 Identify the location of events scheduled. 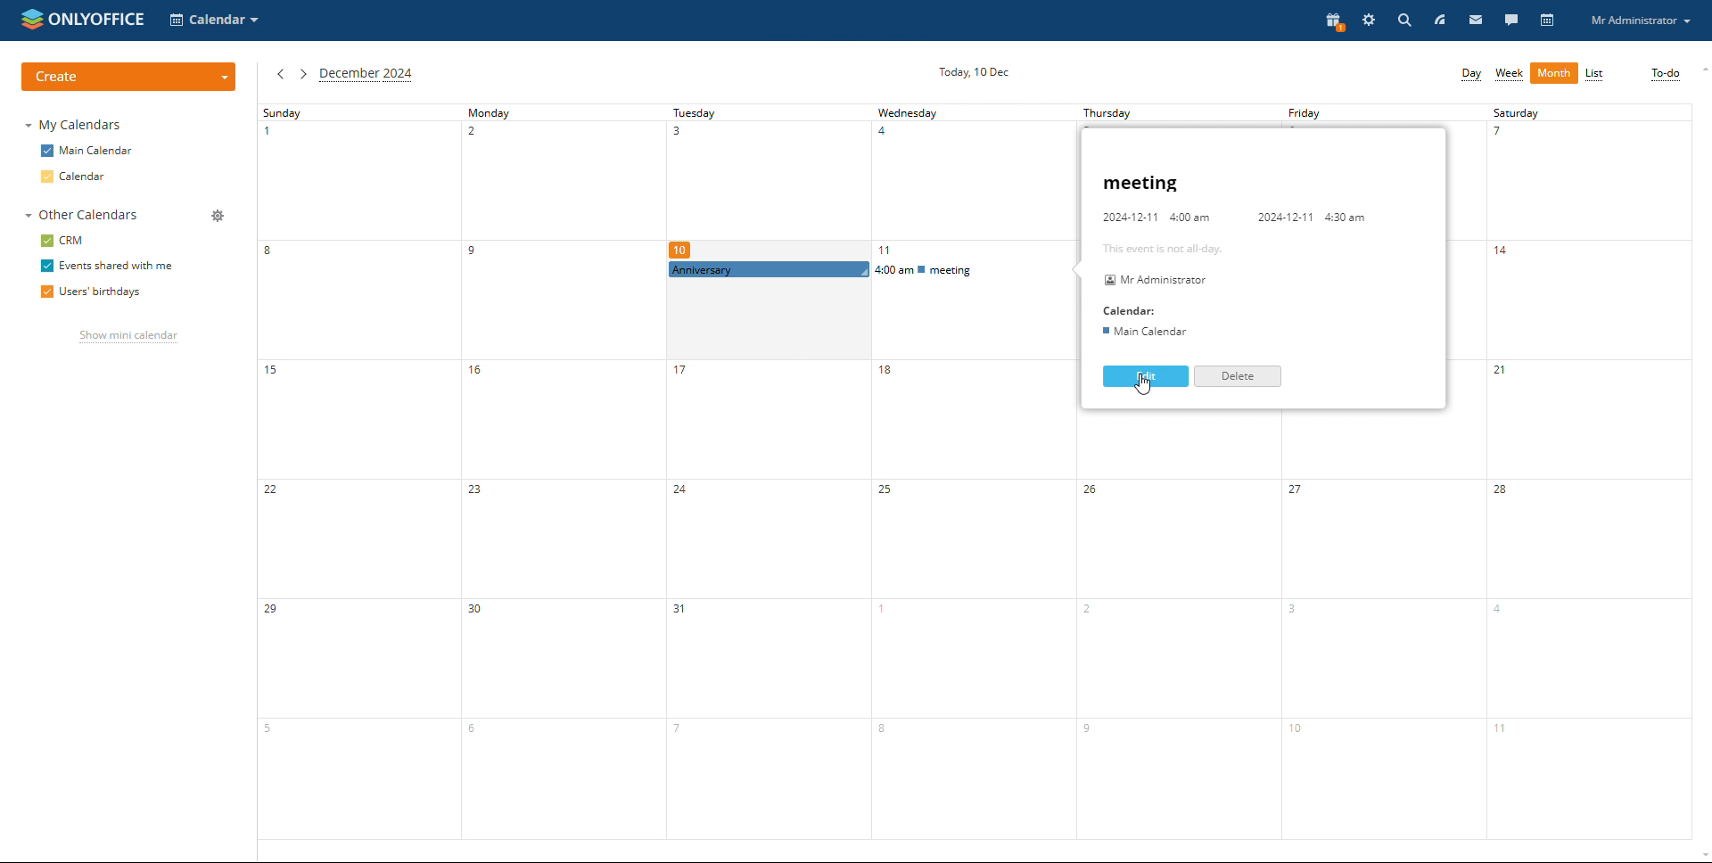
(871, 269).